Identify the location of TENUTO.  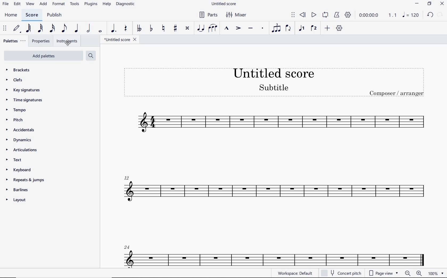
(250, 29).